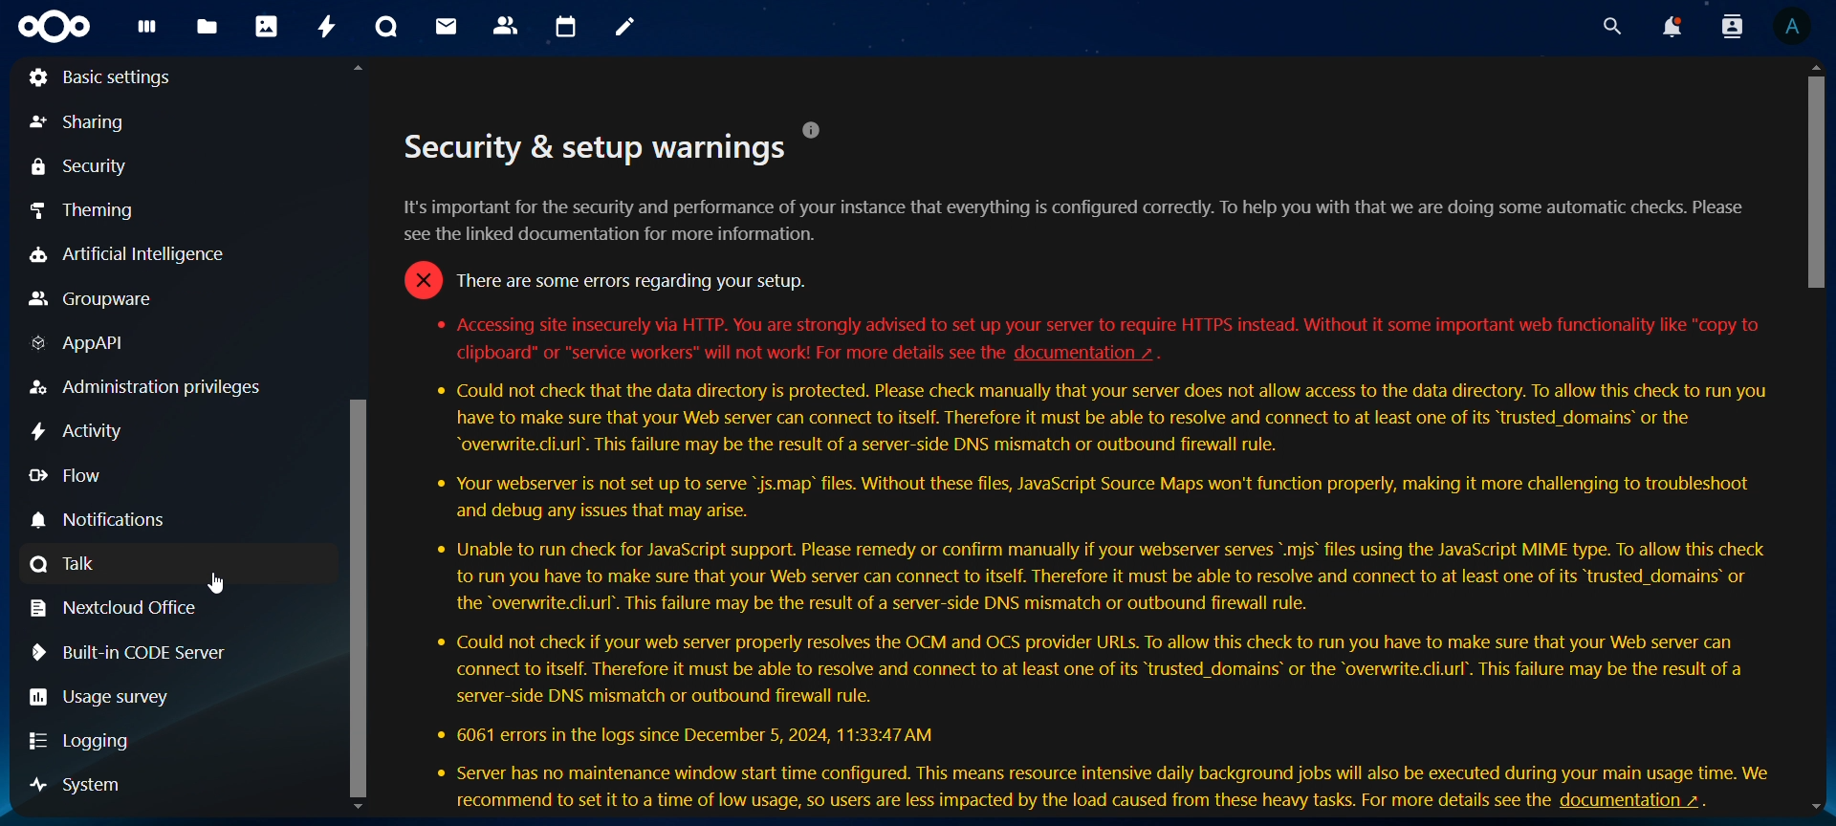 This screenshot has height=826, width=1836. What do you see at coordinates (328, 26) in the screenshot?
I see `activity` at bounding box center [328, 26].